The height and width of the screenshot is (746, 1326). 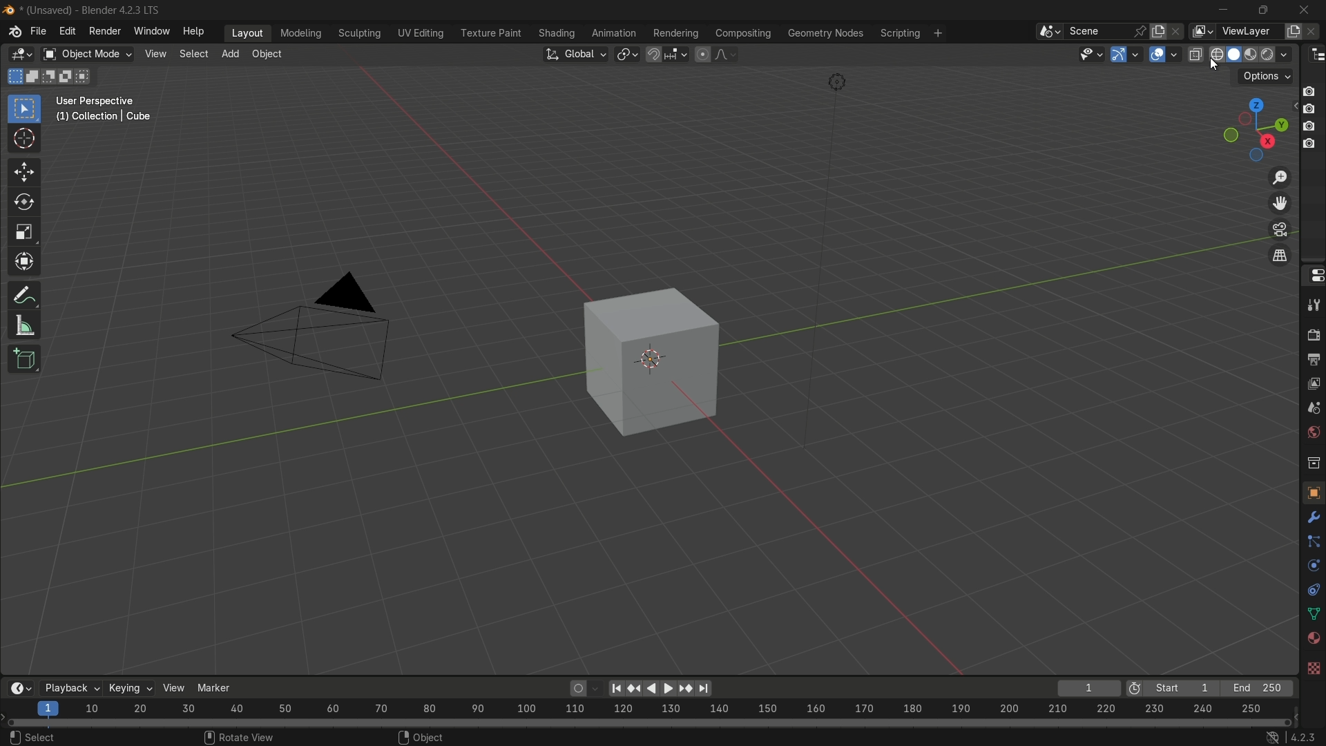 What do you see at coordinates (17, 49) in the screenshot?
I see `3d viewport` at bounding box center [17, 49].